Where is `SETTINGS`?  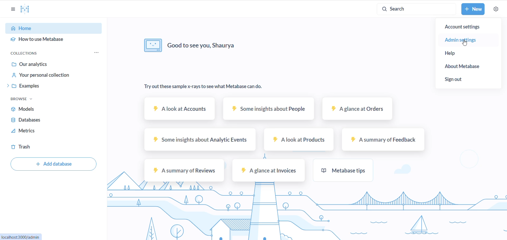
SETTINGS is located at coordinates (496, 9).